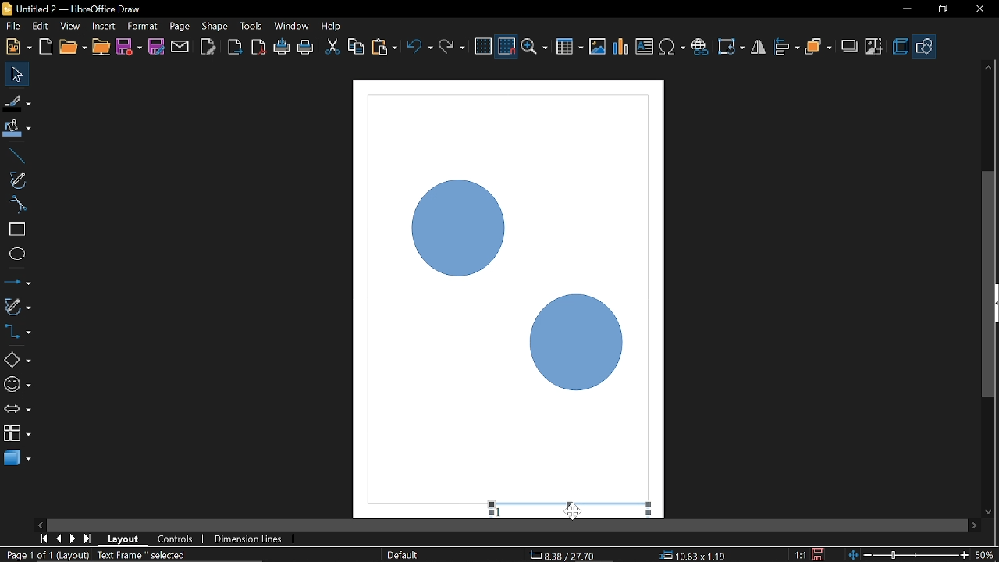  I want to click on go to first page, so click(45, 538).